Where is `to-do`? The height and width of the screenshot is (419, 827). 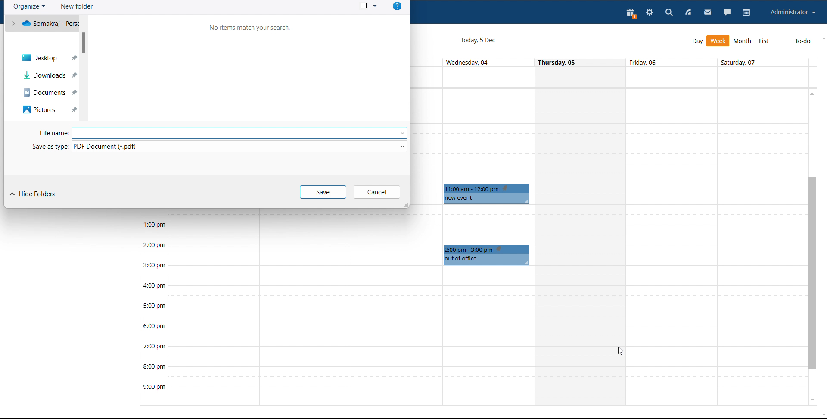
to-do is located at coordinates (803, 42).